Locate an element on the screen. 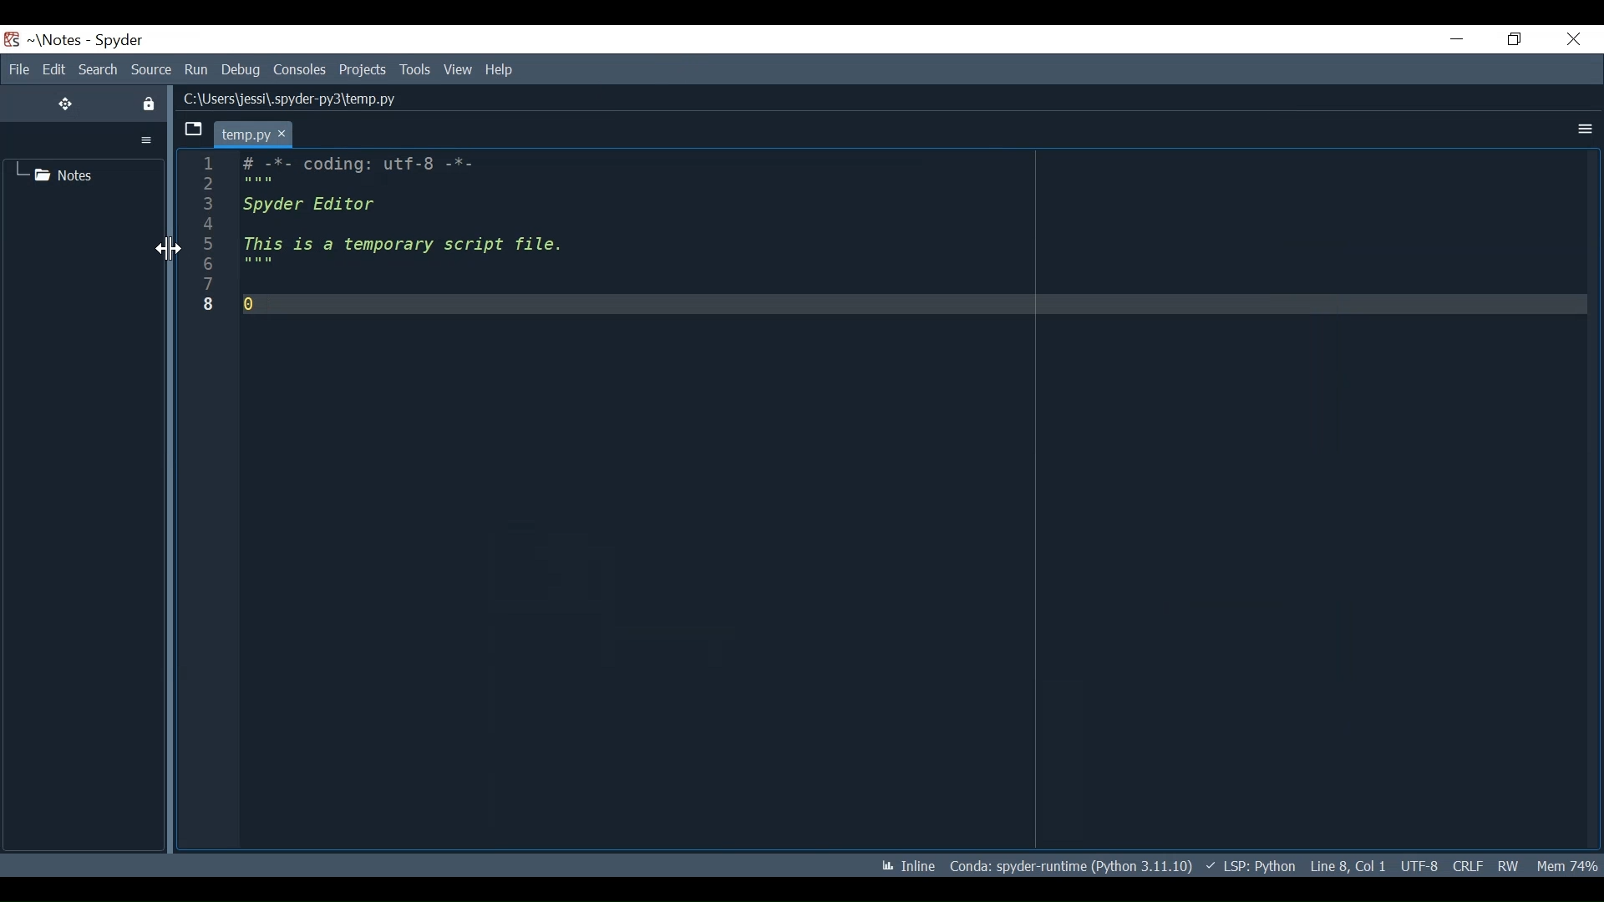 This screenshot has height=902, width=1604. UTF-8 is located at coordinates (1418, 863).